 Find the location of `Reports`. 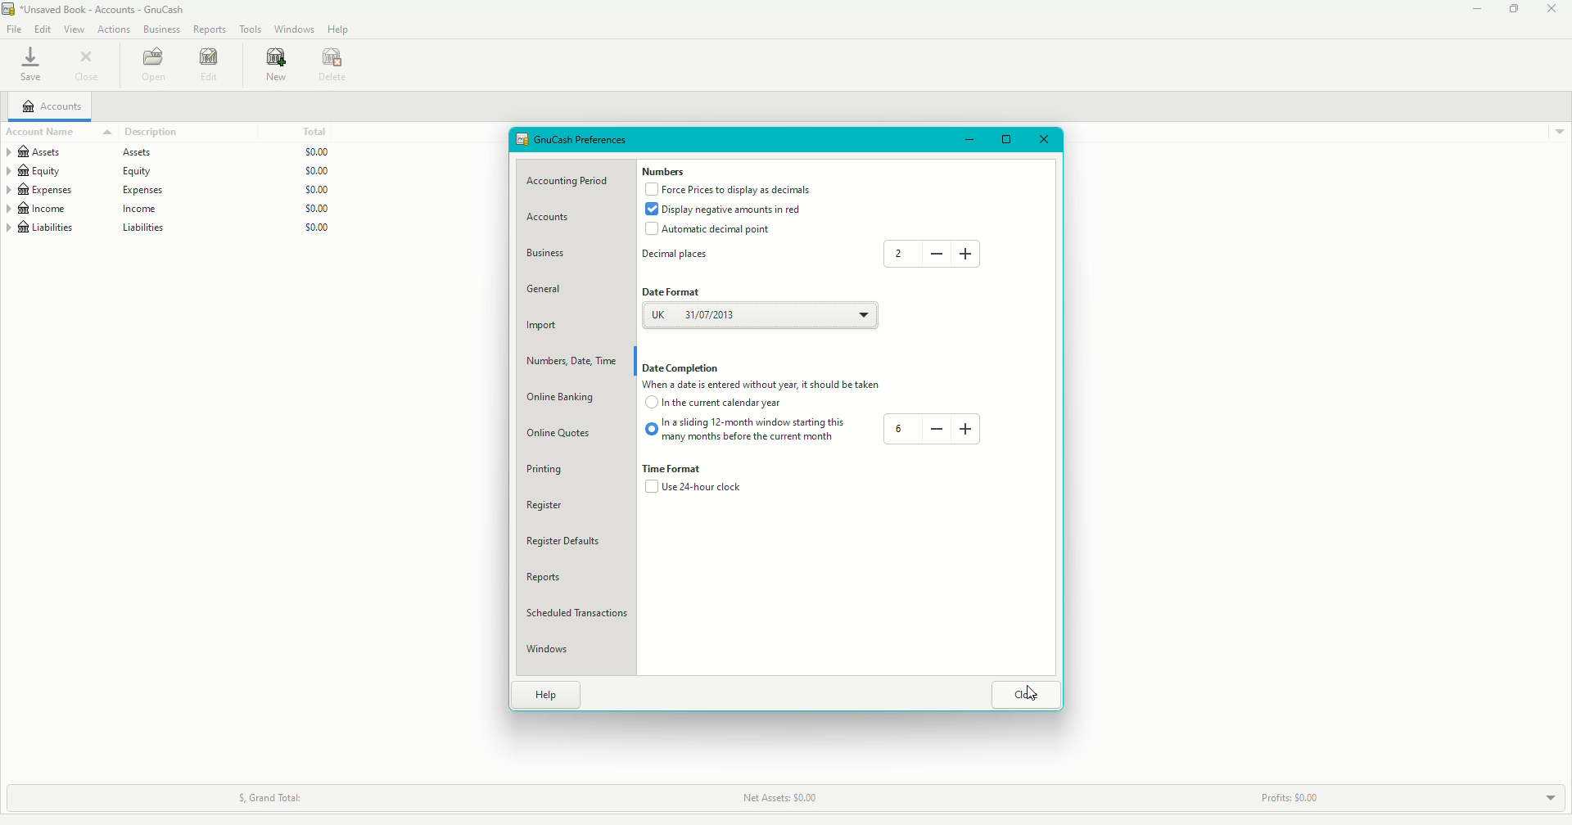

Reports is located at coordinates (210, 29).